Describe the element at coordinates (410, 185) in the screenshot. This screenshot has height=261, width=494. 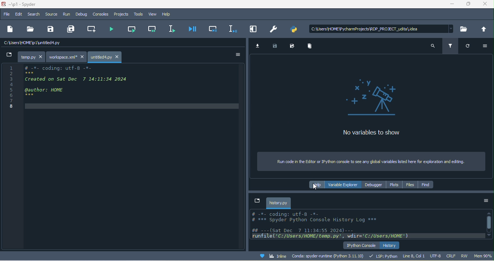
I see `files` at that location.